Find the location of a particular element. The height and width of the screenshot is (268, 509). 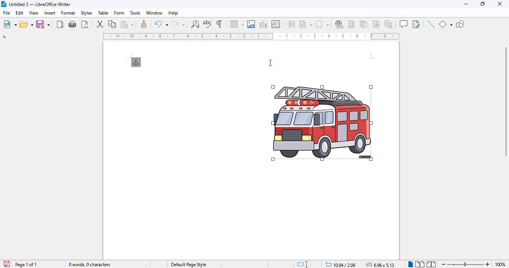

help is located at coordinates (173, 13).